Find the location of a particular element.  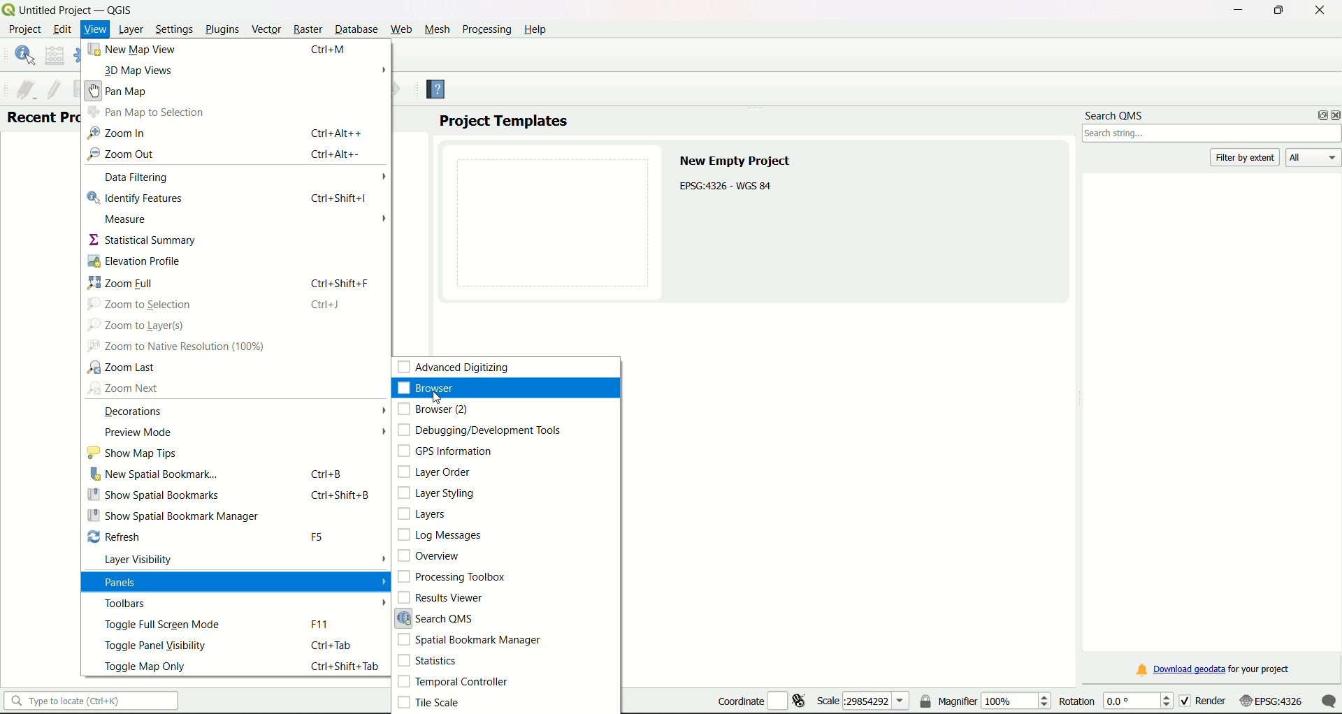

title and logo is located at coordinates (70, 9).